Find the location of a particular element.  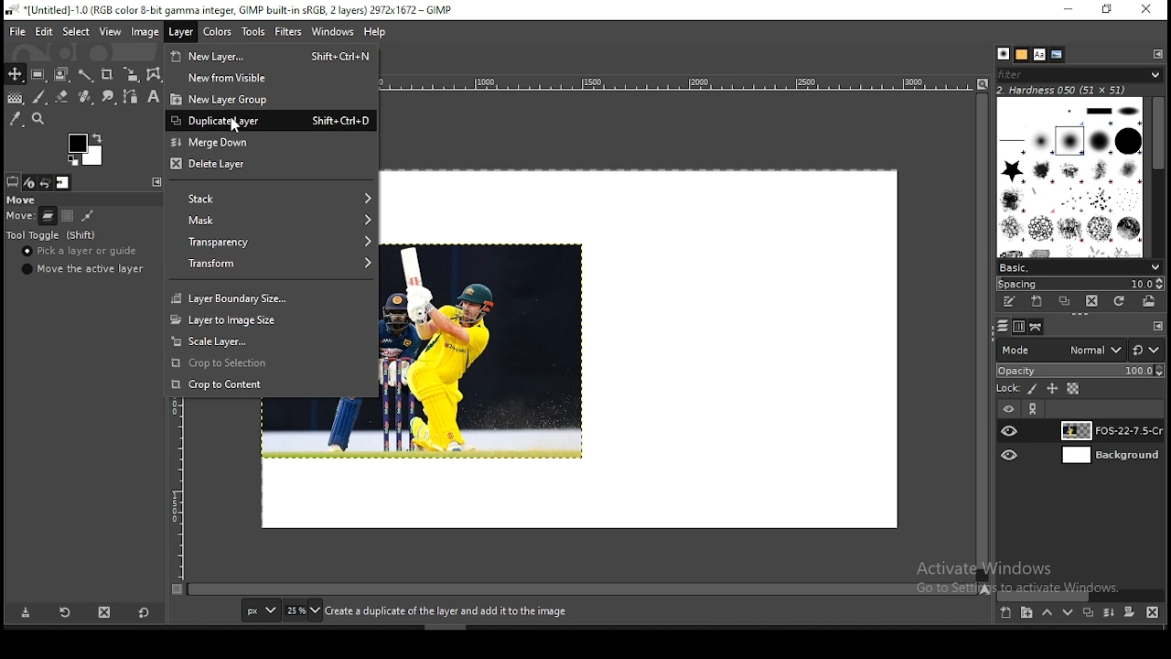

crop tool is located at coordinates (106, 73).